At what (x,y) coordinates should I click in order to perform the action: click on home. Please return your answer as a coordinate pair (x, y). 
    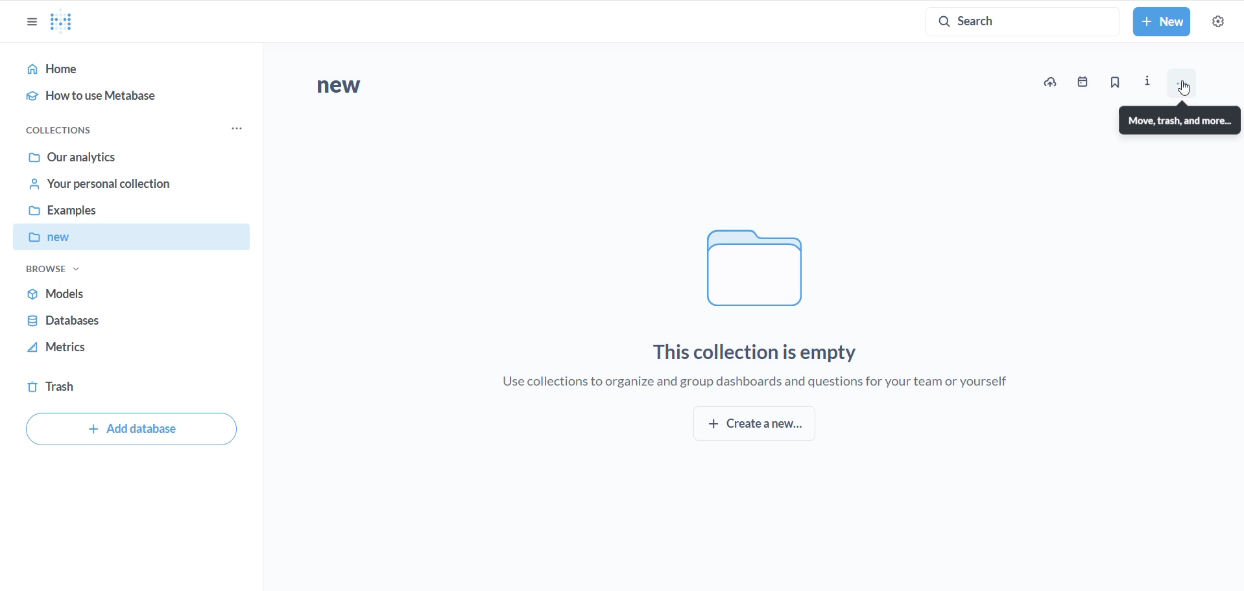
    Looking at the image, I should click on (126, 70).